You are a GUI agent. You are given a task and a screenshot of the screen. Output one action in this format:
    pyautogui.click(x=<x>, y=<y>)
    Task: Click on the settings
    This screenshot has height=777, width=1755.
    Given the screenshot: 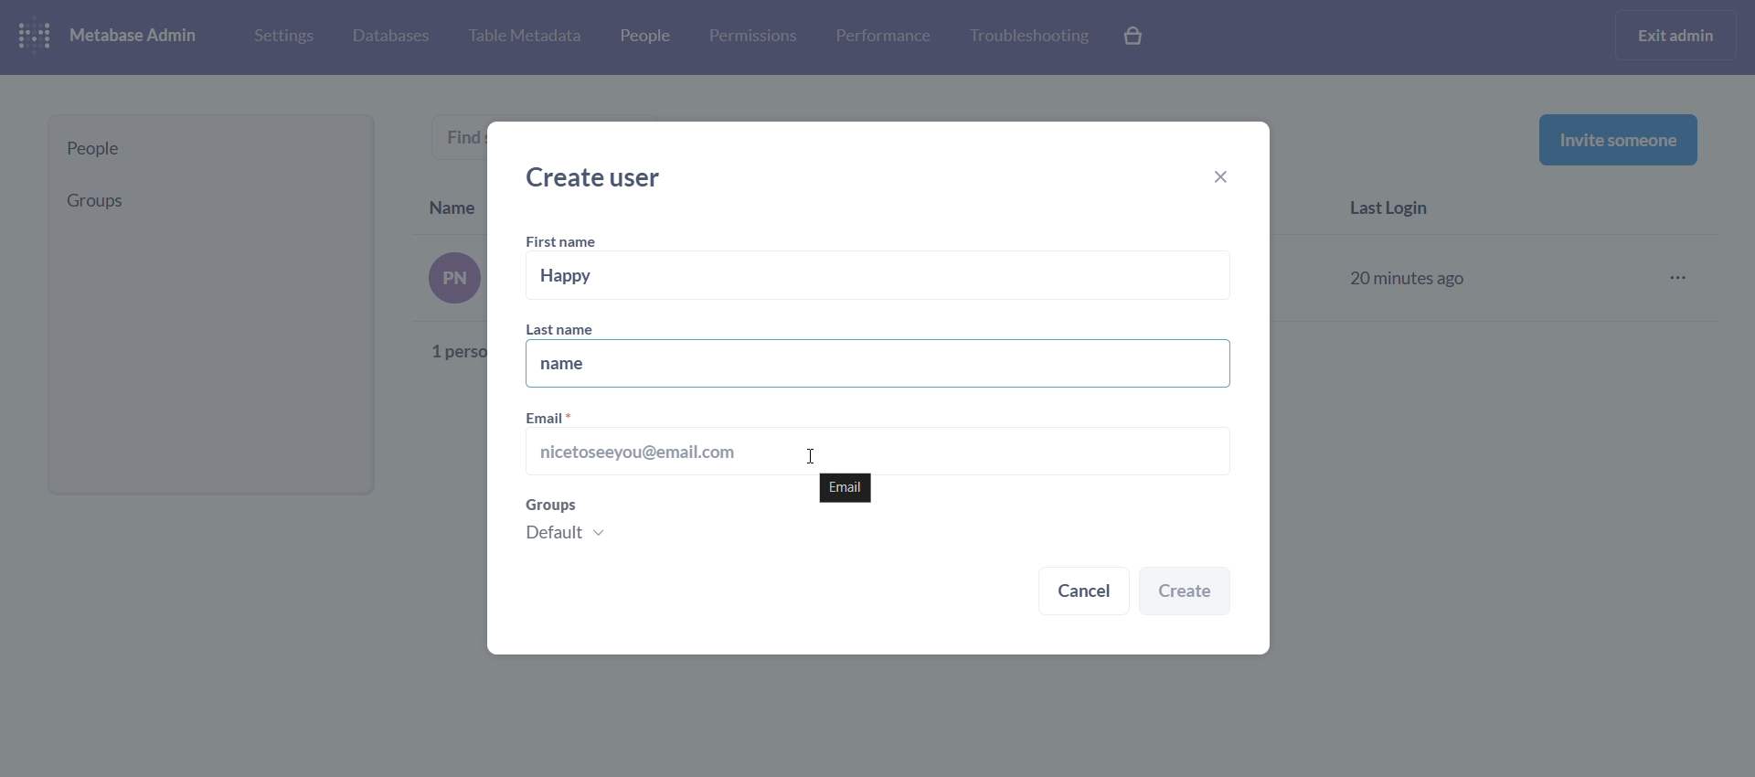 What is the action you would take?
    pyautogui.click(x=282, y=35)
    